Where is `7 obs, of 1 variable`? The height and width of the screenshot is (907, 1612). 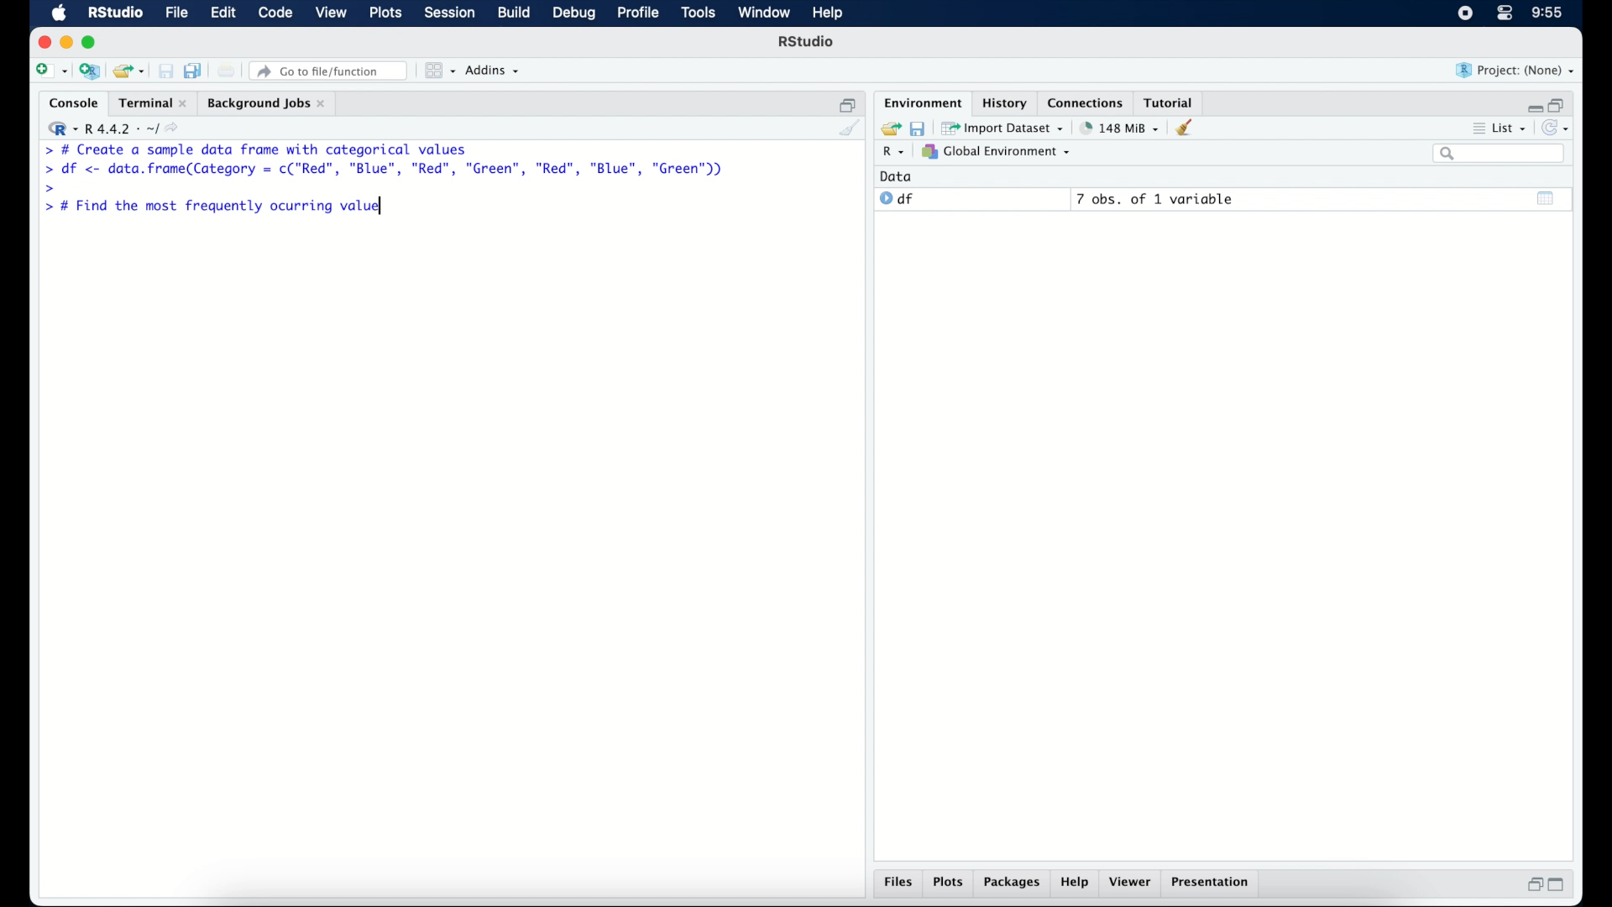 7 obs, of 1 variable is located at coordinates (1155, 200).